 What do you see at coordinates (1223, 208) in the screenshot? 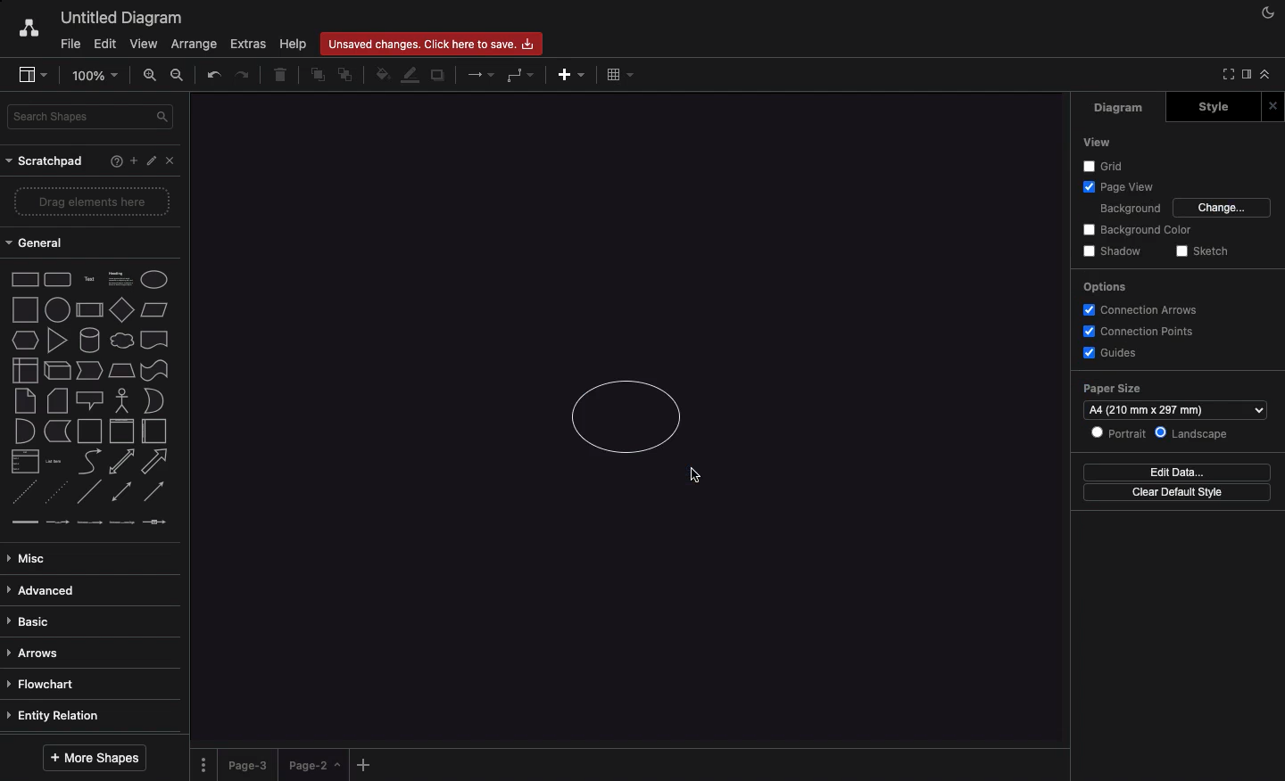
I see `Change` at bounding box center [1223, 208].